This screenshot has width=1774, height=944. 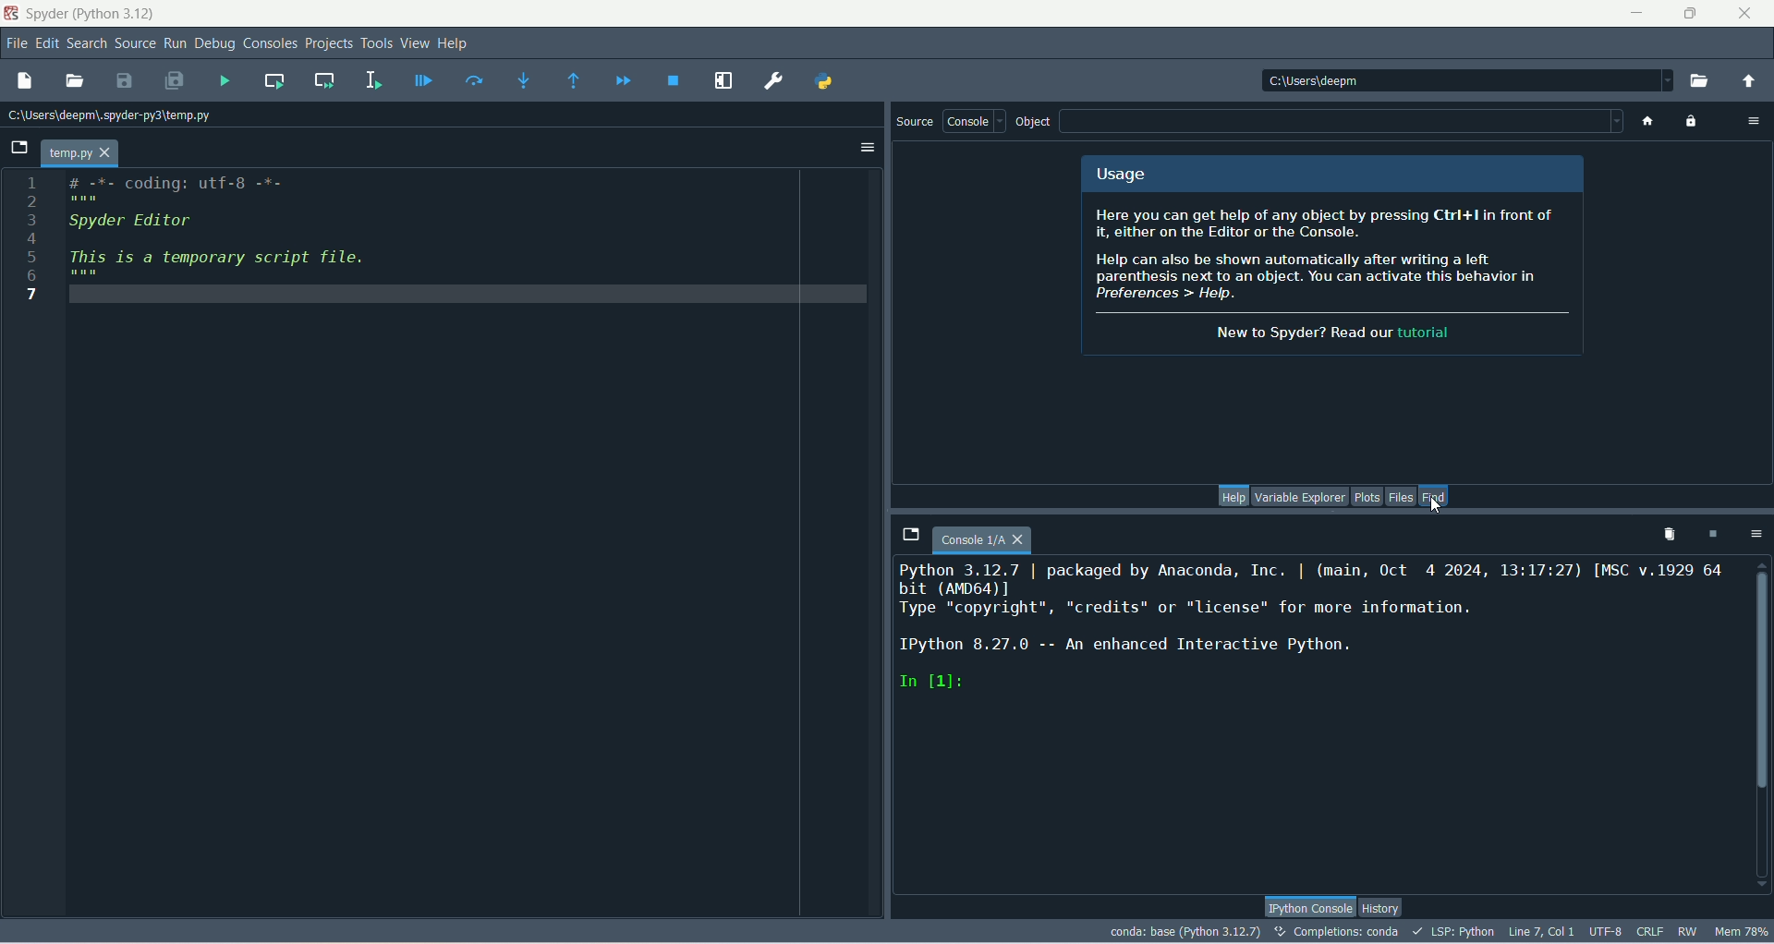 I want to click on run current cell, so click(x=274, y=81).